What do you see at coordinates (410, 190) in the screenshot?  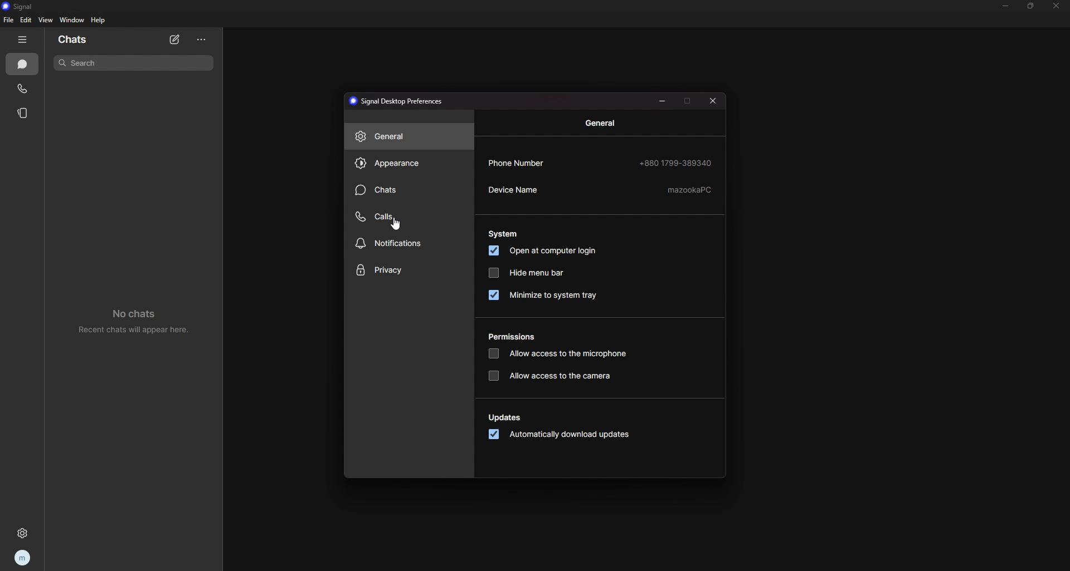 I see `chats` at bounding box center [410, 190].